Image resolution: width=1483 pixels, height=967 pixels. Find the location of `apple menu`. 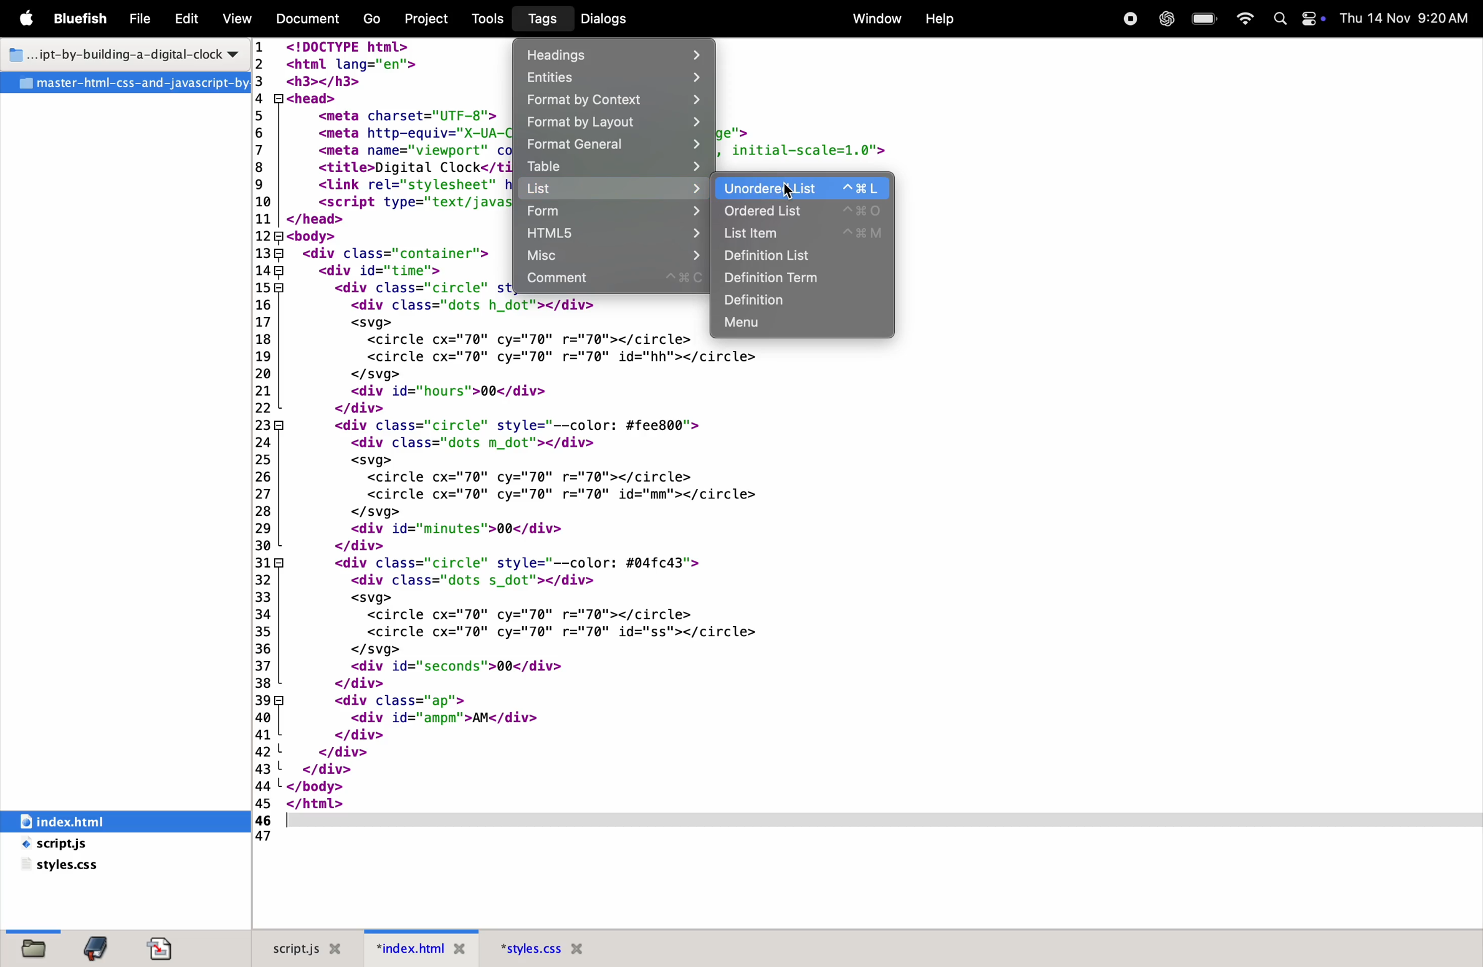

apple menu is located at coordinates (30, 20).